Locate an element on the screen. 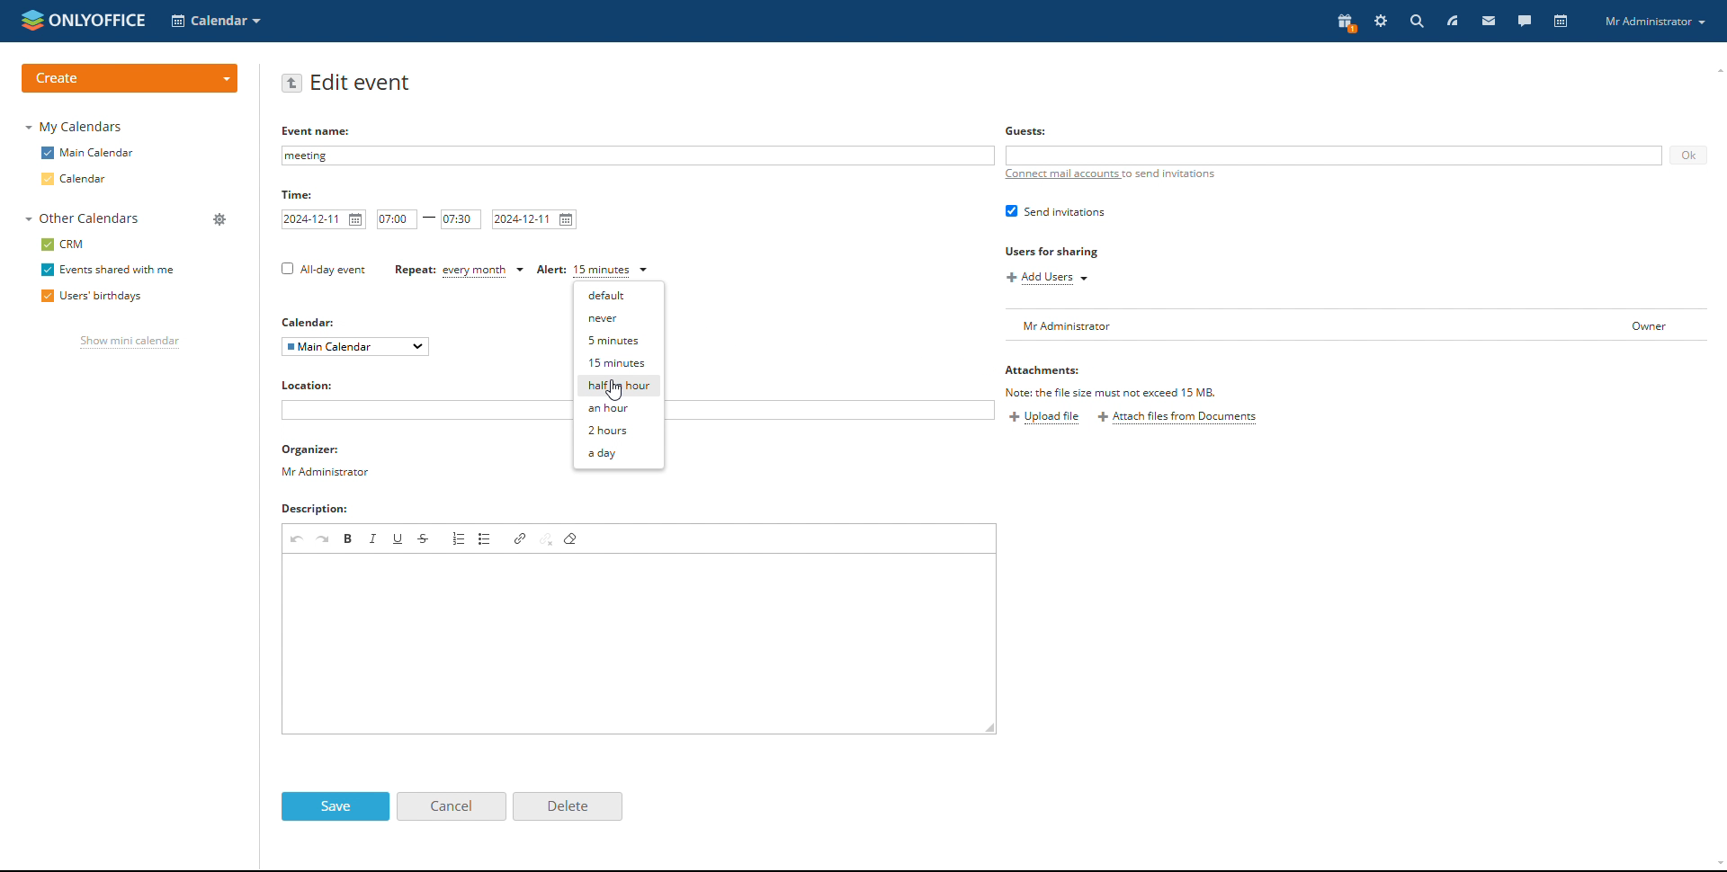 The image size is (1727, 872). mail is located at coordinates (1489, 22).